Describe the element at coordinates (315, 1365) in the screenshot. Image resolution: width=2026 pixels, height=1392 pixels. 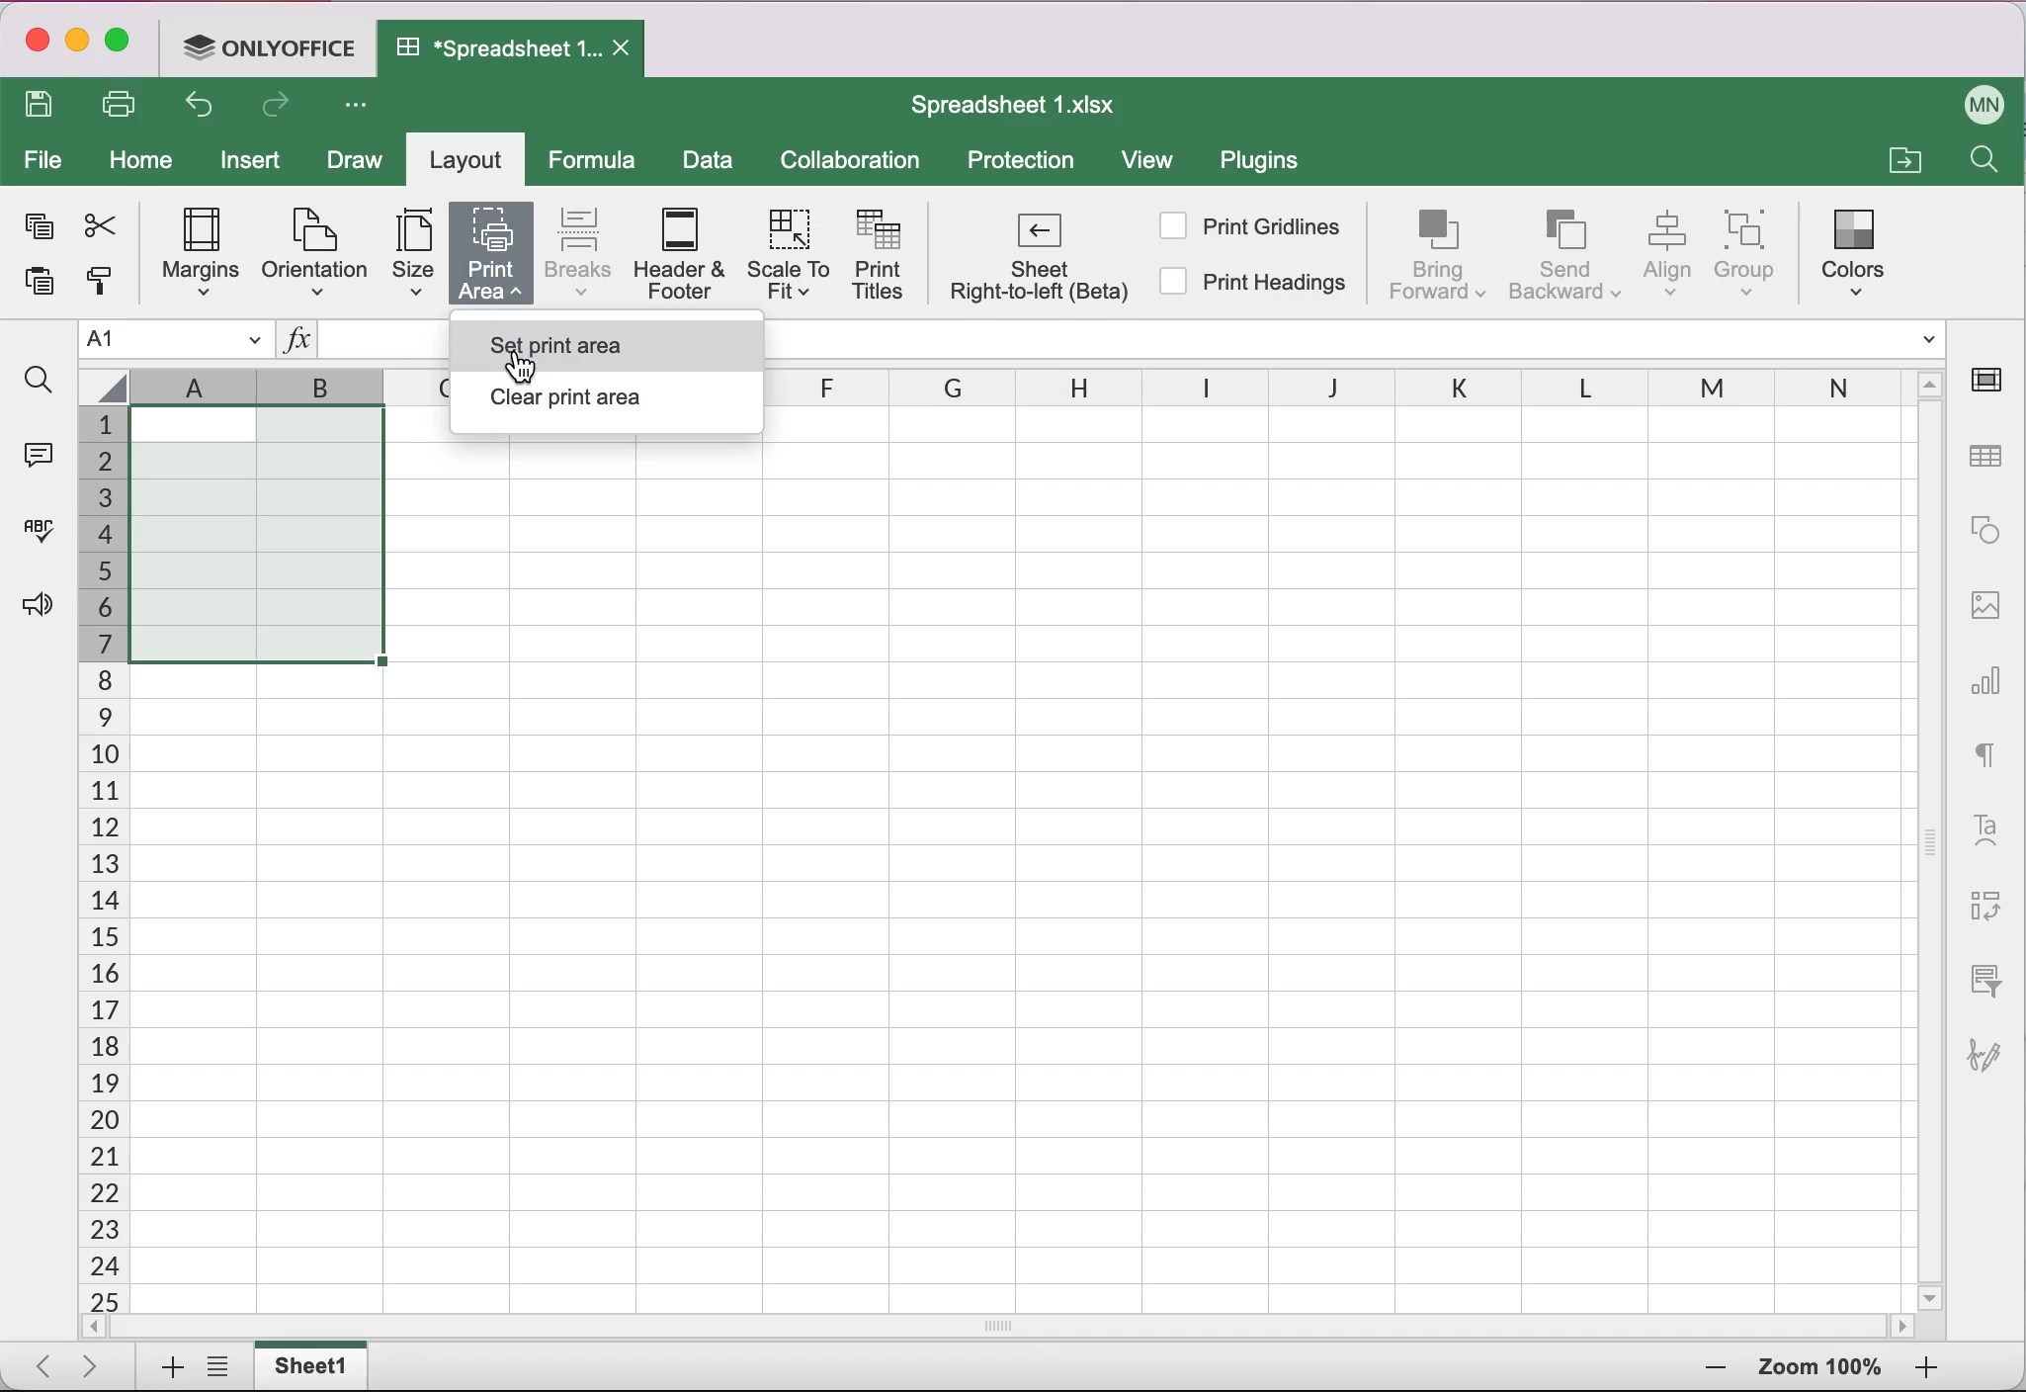
I see `sheet tab` at that location.